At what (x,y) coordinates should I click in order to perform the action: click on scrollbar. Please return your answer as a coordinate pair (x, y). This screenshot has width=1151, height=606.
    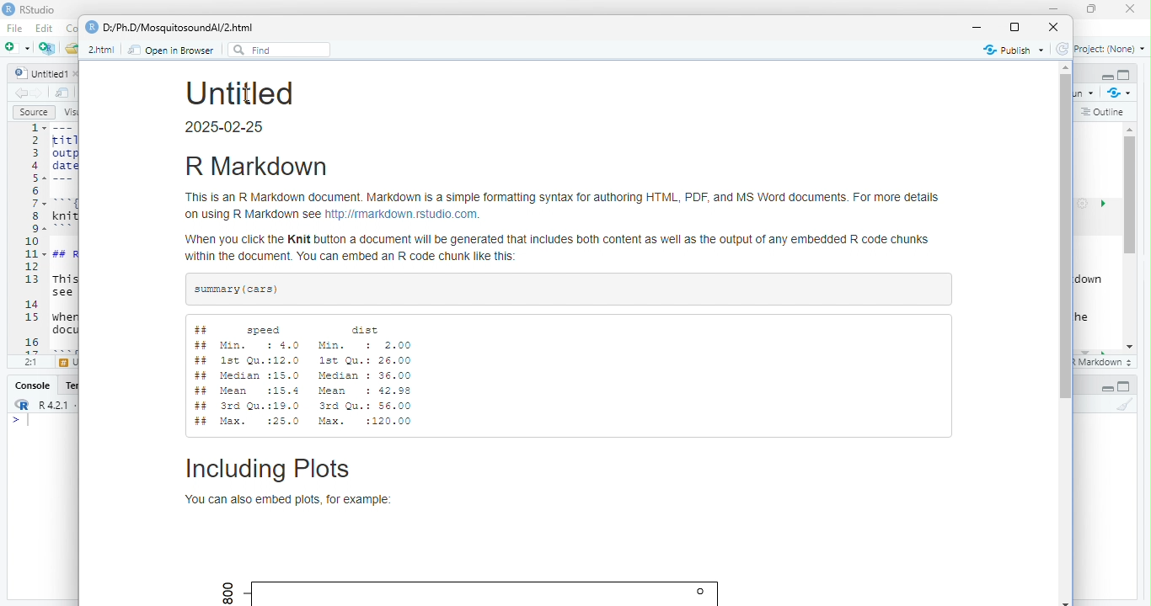
    Looking at the image, I should click on (1131, 237).